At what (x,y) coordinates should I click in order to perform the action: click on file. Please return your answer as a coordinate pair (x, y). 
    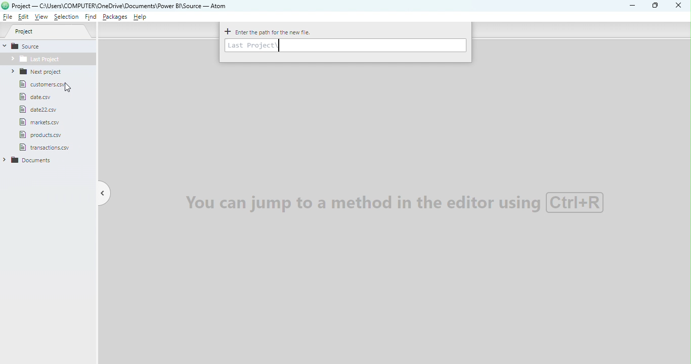
    Looking at the image, I should click on (51, 149).